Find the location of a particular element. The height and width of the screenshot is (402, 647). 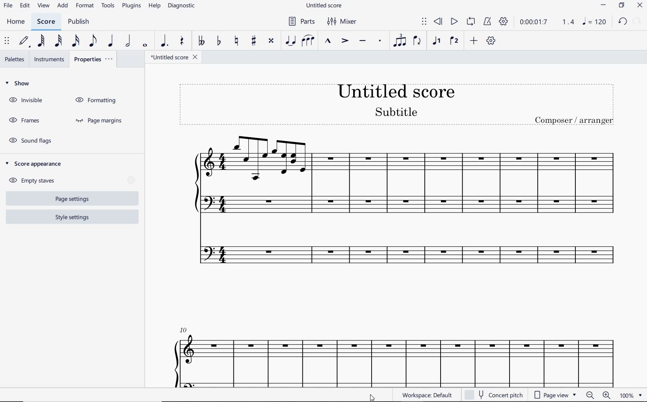

PAGE MARGINS is located at coordinates (100, 121).